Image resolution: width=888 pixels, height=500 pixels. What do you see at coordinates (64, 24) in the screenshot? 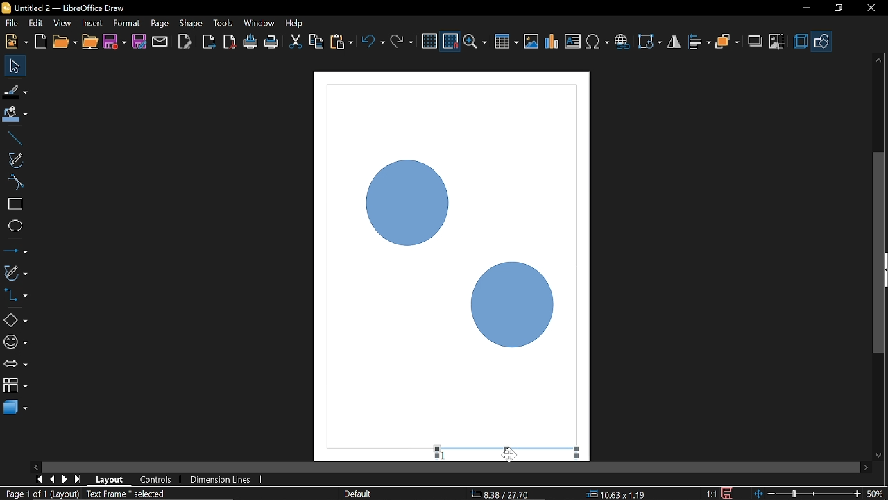
I see `View` at bounding box center [64, 24].